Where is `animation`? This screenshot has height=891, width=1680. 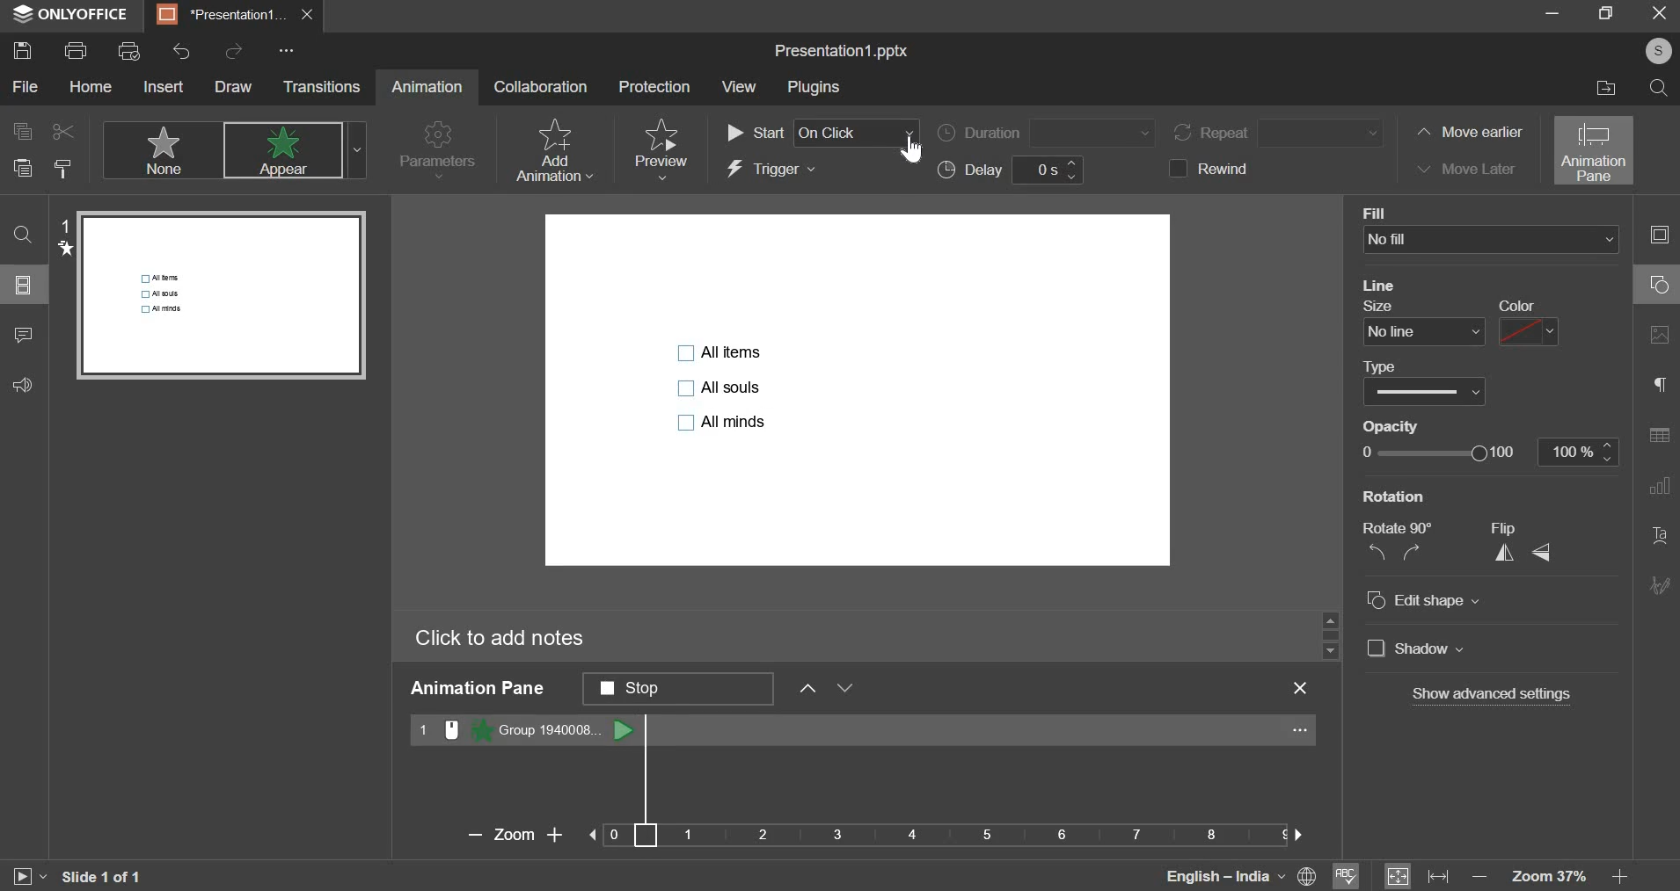 animation is located at coordinates (427, 86).